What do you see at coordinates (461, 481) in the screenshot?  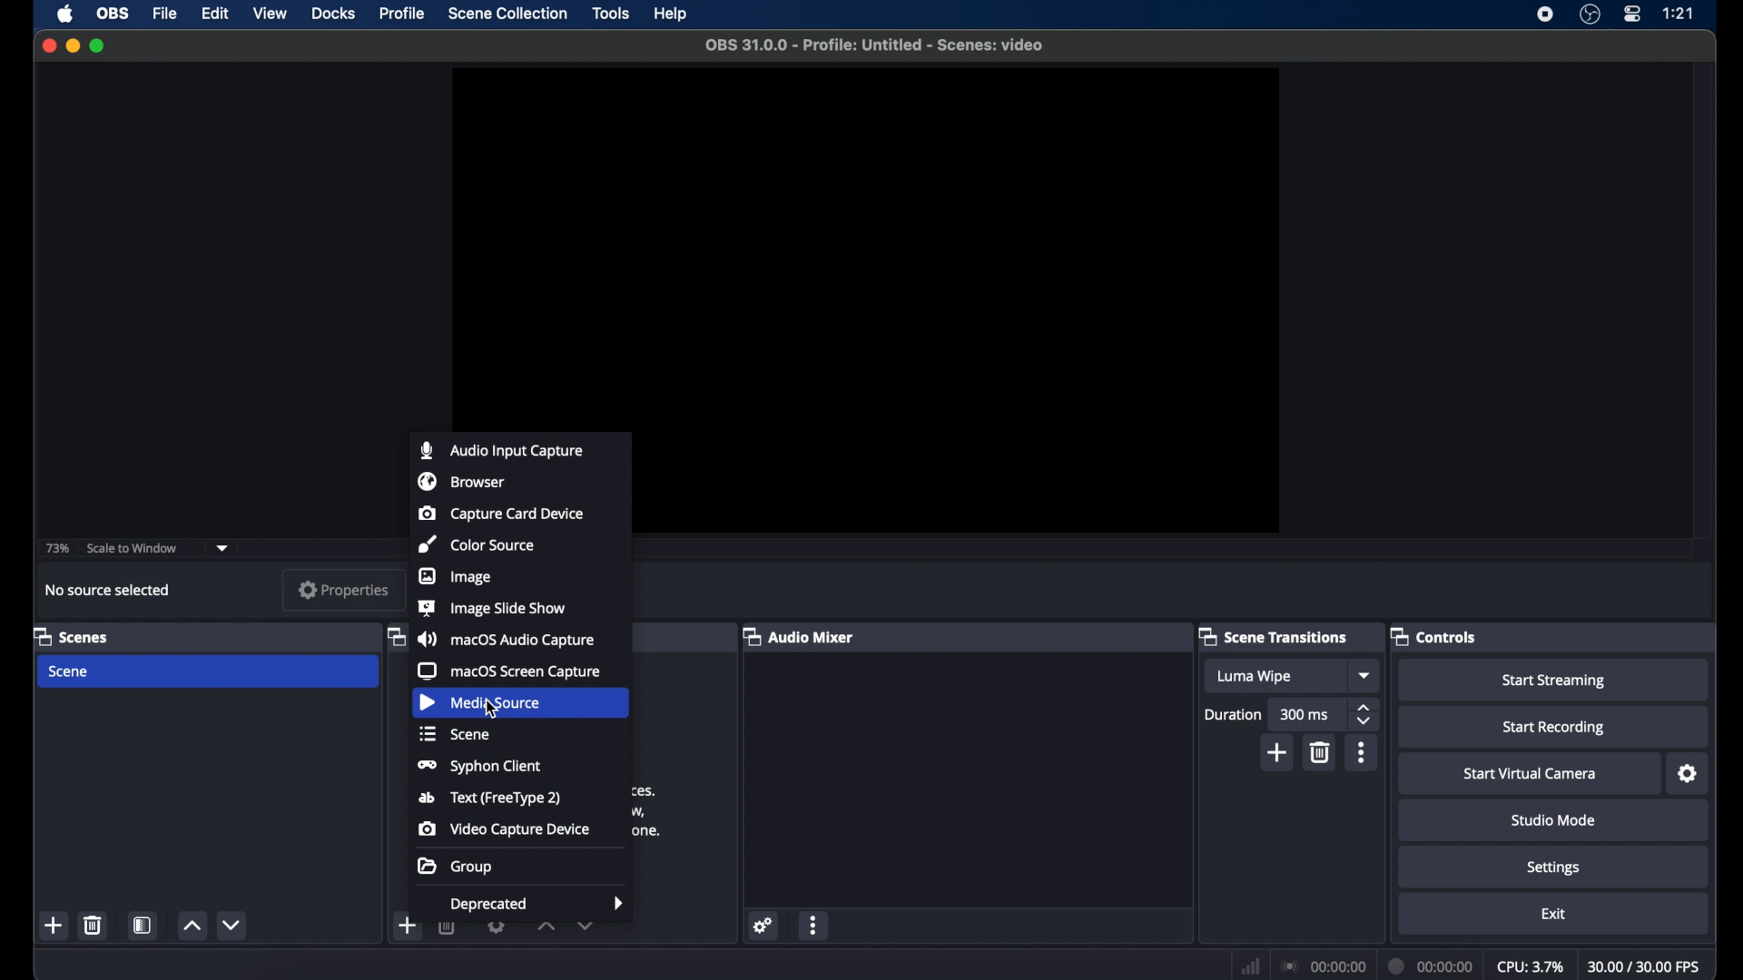 I see `browser` at bounding box center [461, 481].